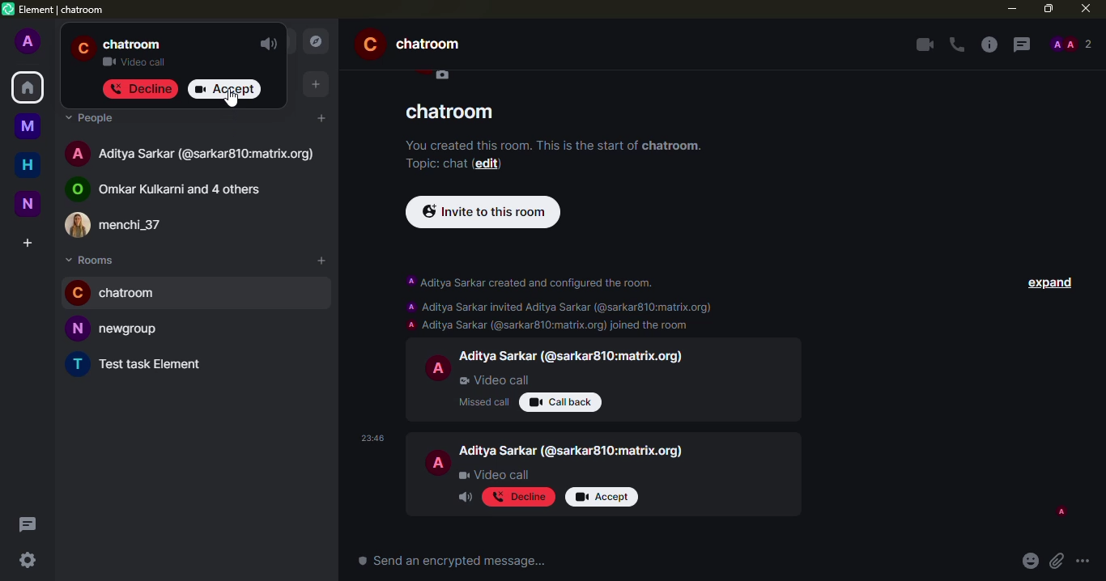 The width and height of the screenshot is (1106, 581). What do you see at coordinates (453, 111) in the screenshot?
I see `chatroom` at bounding box center [453, 111].